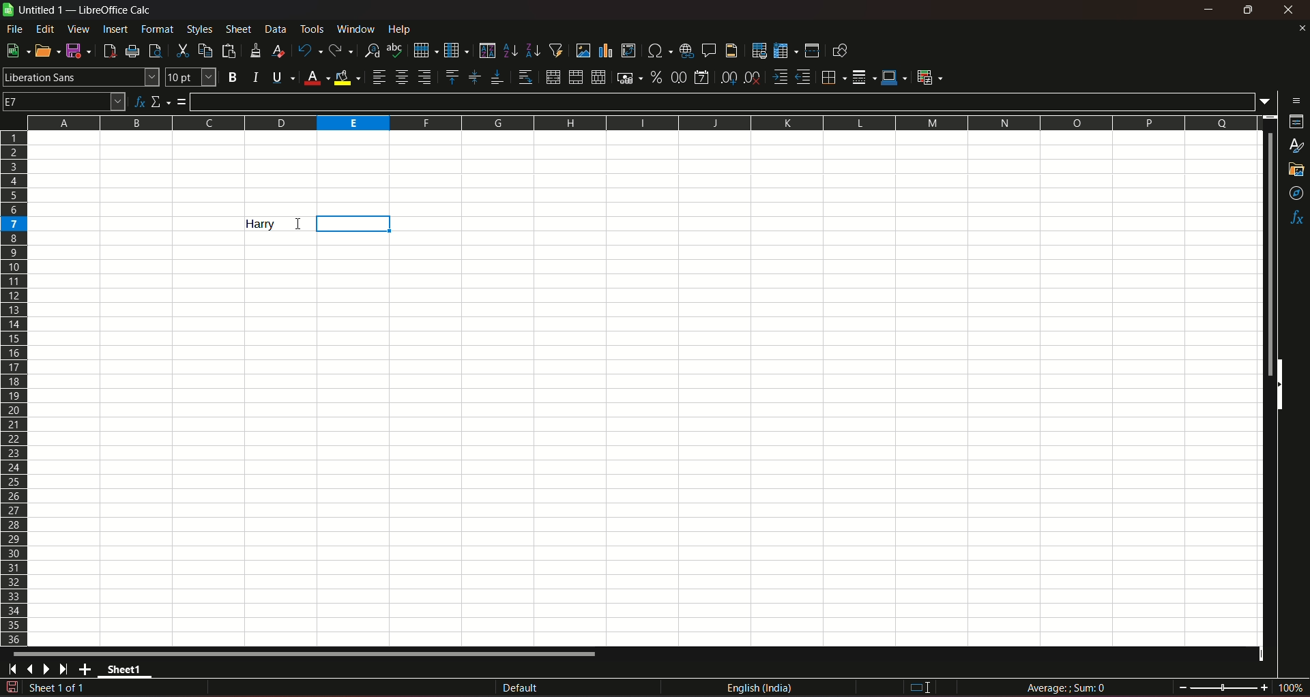 The height and width of the screenshot is (697, 1310). I want to click on gallery, so click(1295, 170).